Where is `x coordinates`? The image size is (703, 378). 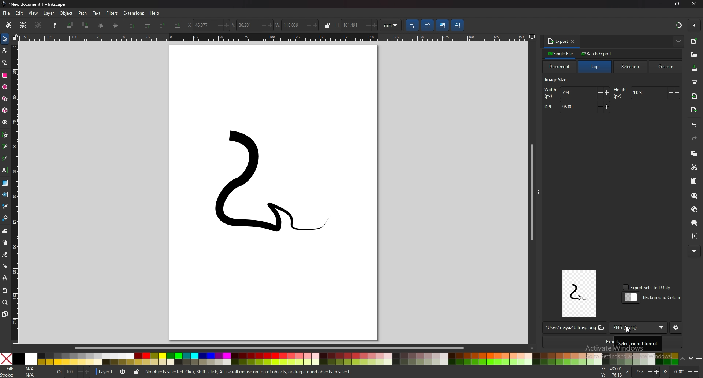 x coordinates is located at coordinates (209, 25).